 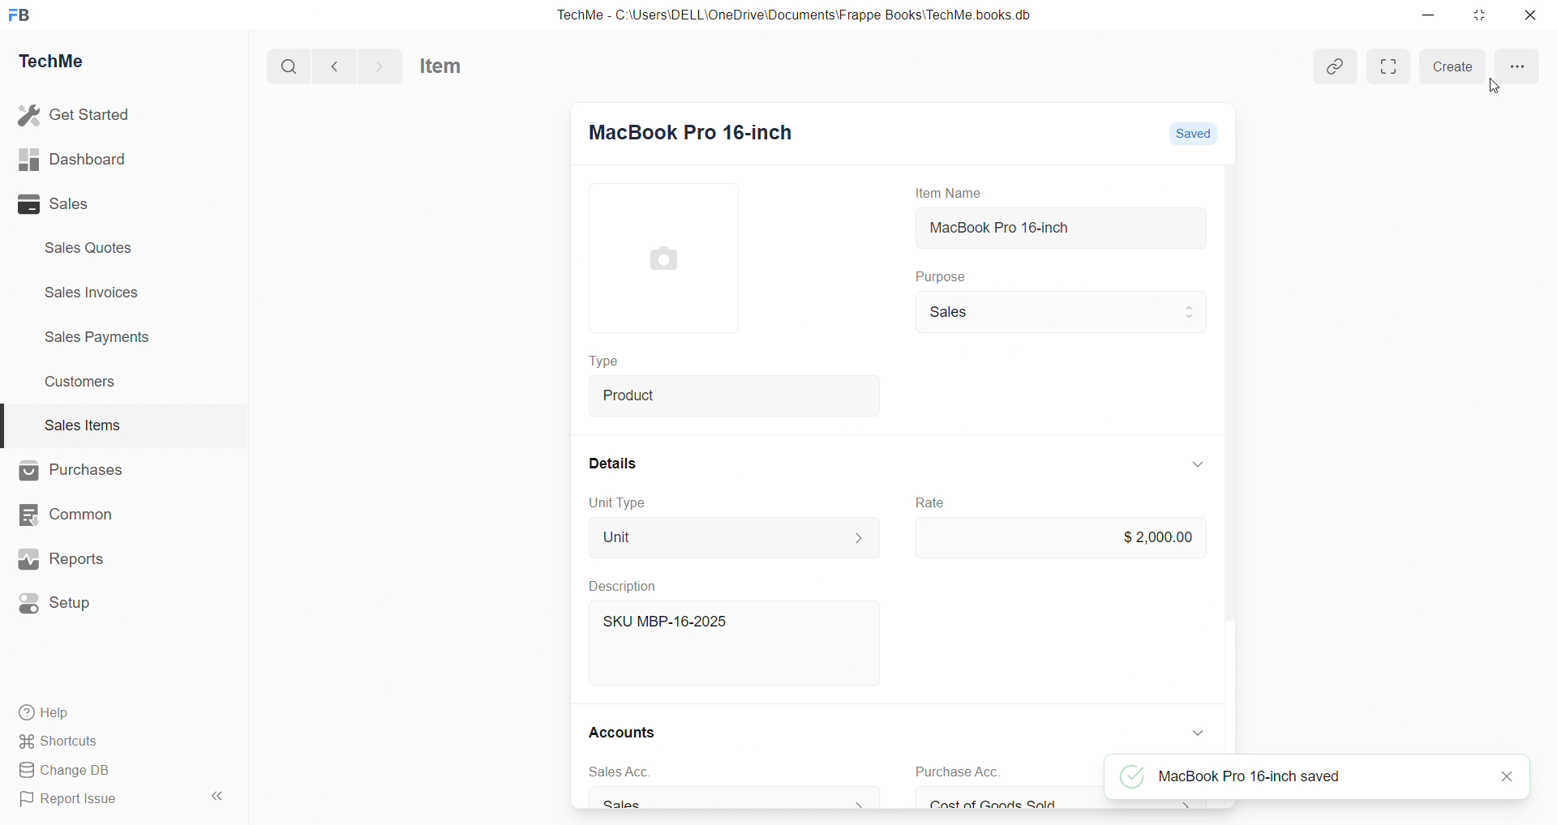 I want to click on Shortcuts, so click(x=62, y=742).